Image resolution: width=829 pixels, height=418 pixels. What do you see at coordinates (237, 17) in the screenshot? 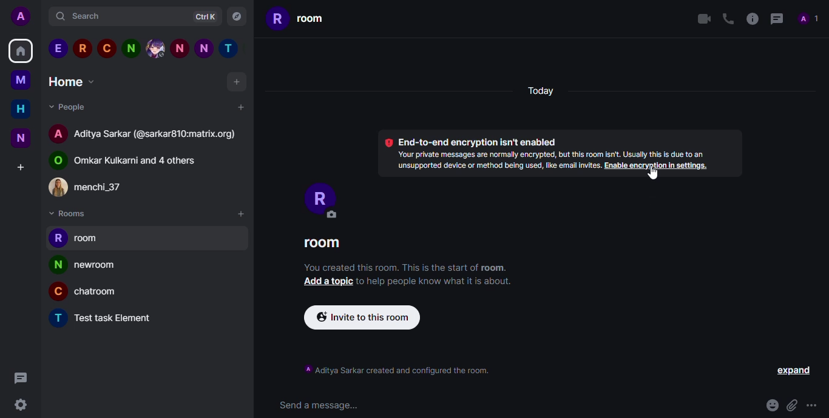
I see `explore rooms` at bounding box center [237, 17].